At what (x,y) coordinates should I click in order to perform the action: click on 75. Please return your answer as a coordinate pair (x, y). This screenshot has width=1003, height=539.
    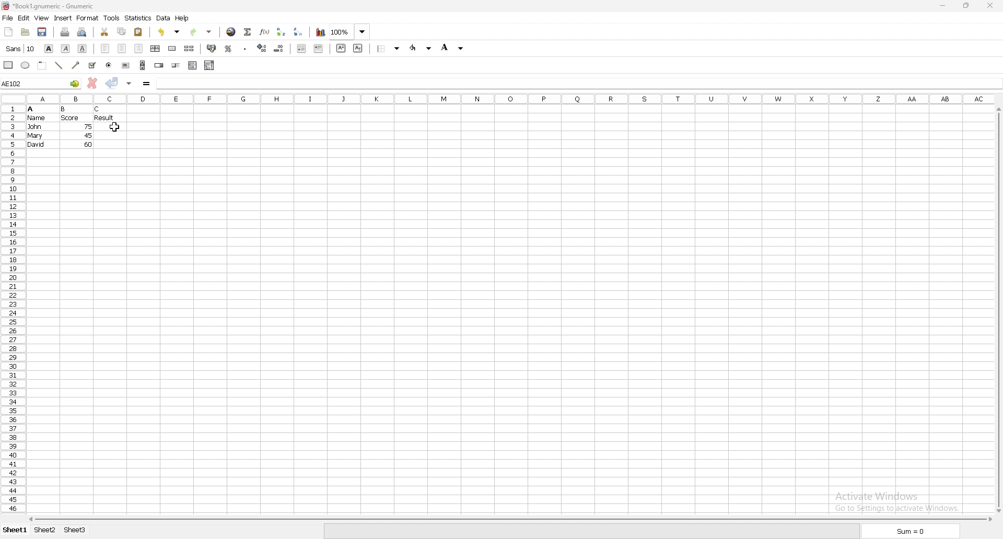
    Looking at the image, I should click on (89, 126).